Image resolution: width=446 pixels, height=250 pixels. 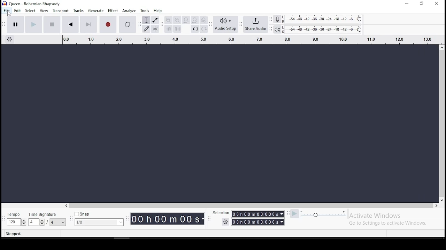 I want to click on edit, so click(x=17, y=11).